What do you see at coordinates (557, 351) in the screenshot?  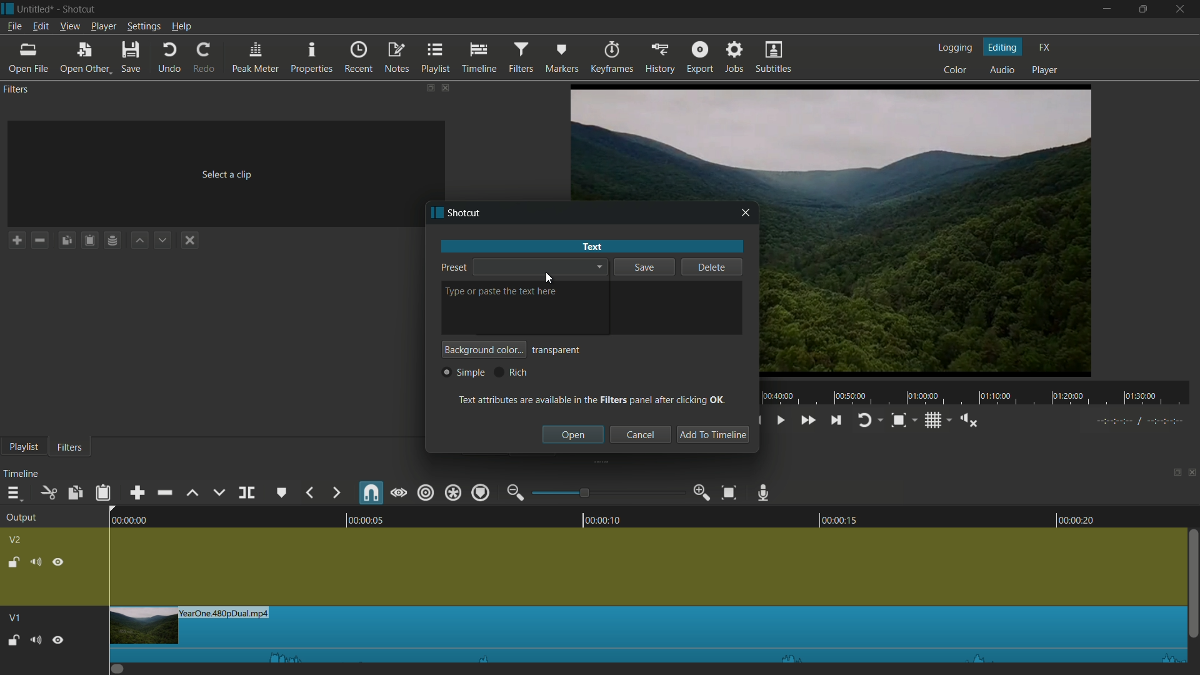 I see `transparent` at bounding box center [557, 351].